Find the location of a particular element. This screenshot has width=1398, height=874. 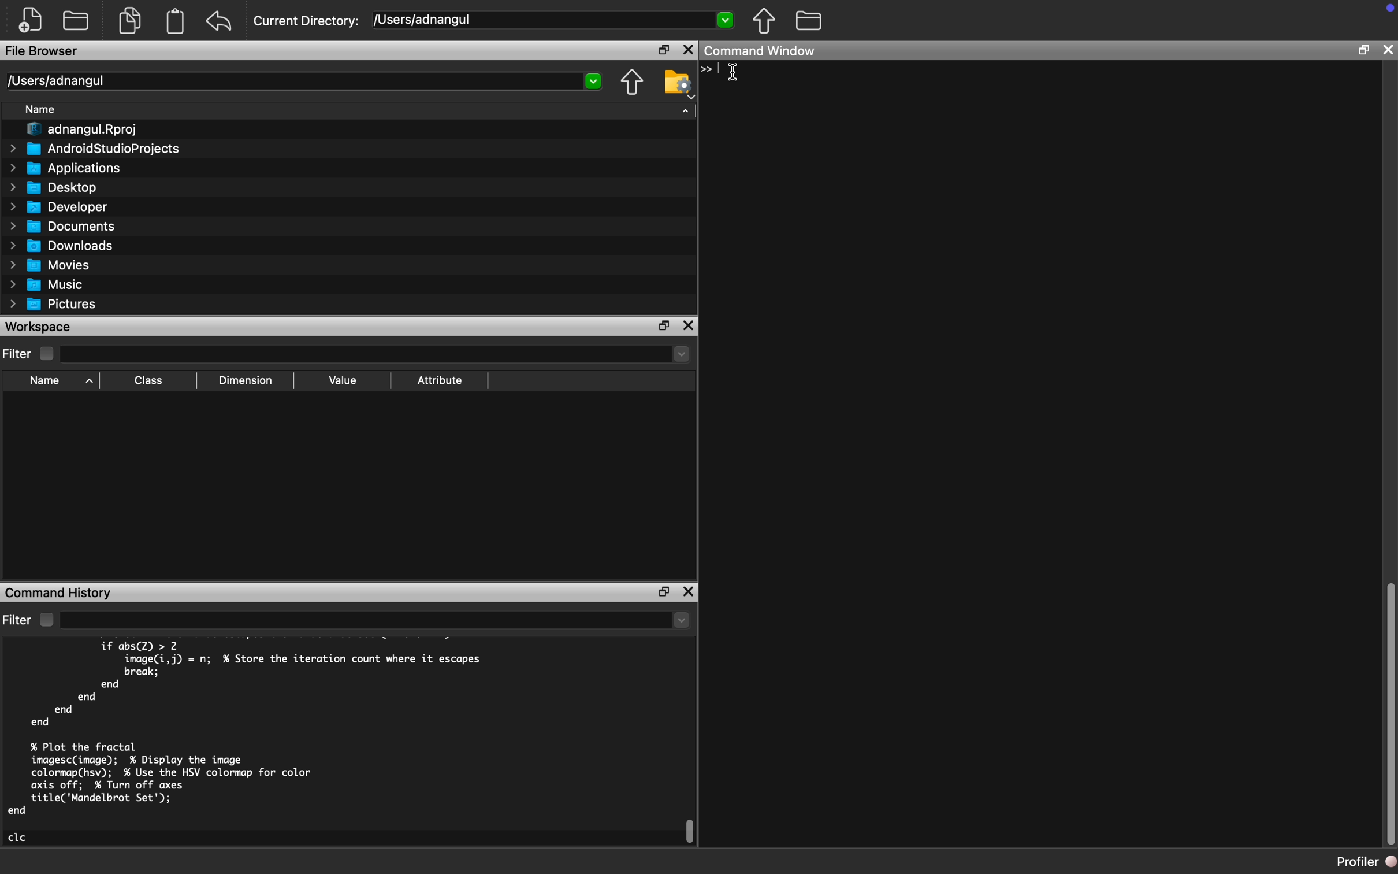

Value is located at coordinates (343, 380).